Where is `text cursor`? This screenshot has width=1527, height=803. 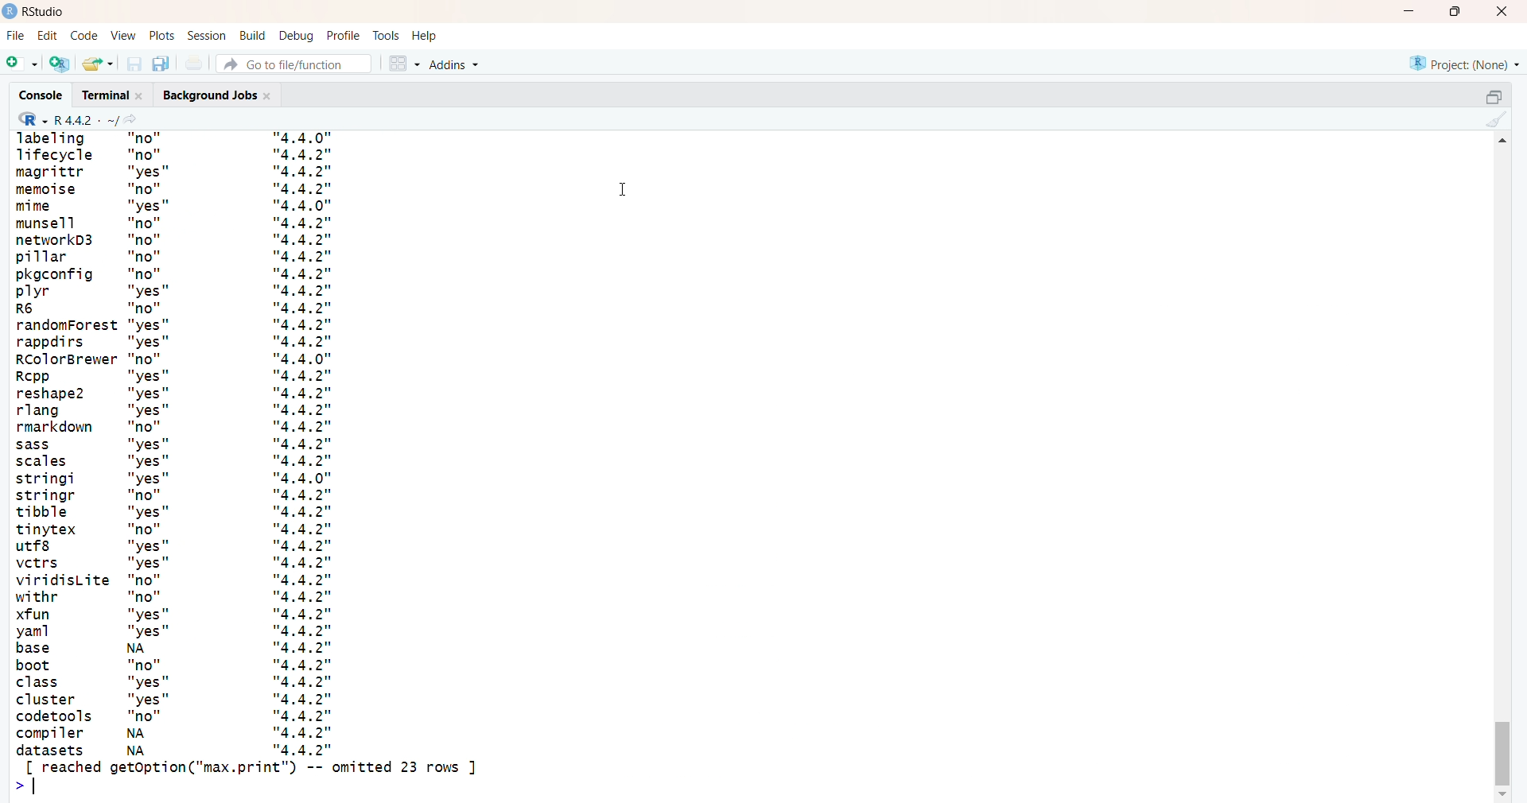
text cursor is located at coordinates (39, 789).